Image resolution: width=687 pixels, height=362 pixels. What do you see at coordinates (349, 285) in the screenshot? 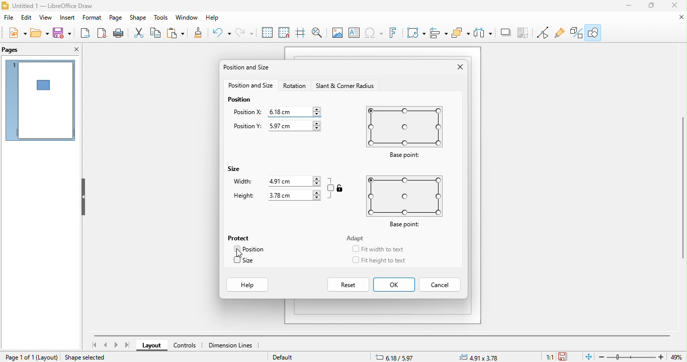
I see `reset` at bounding box center [349, 285].